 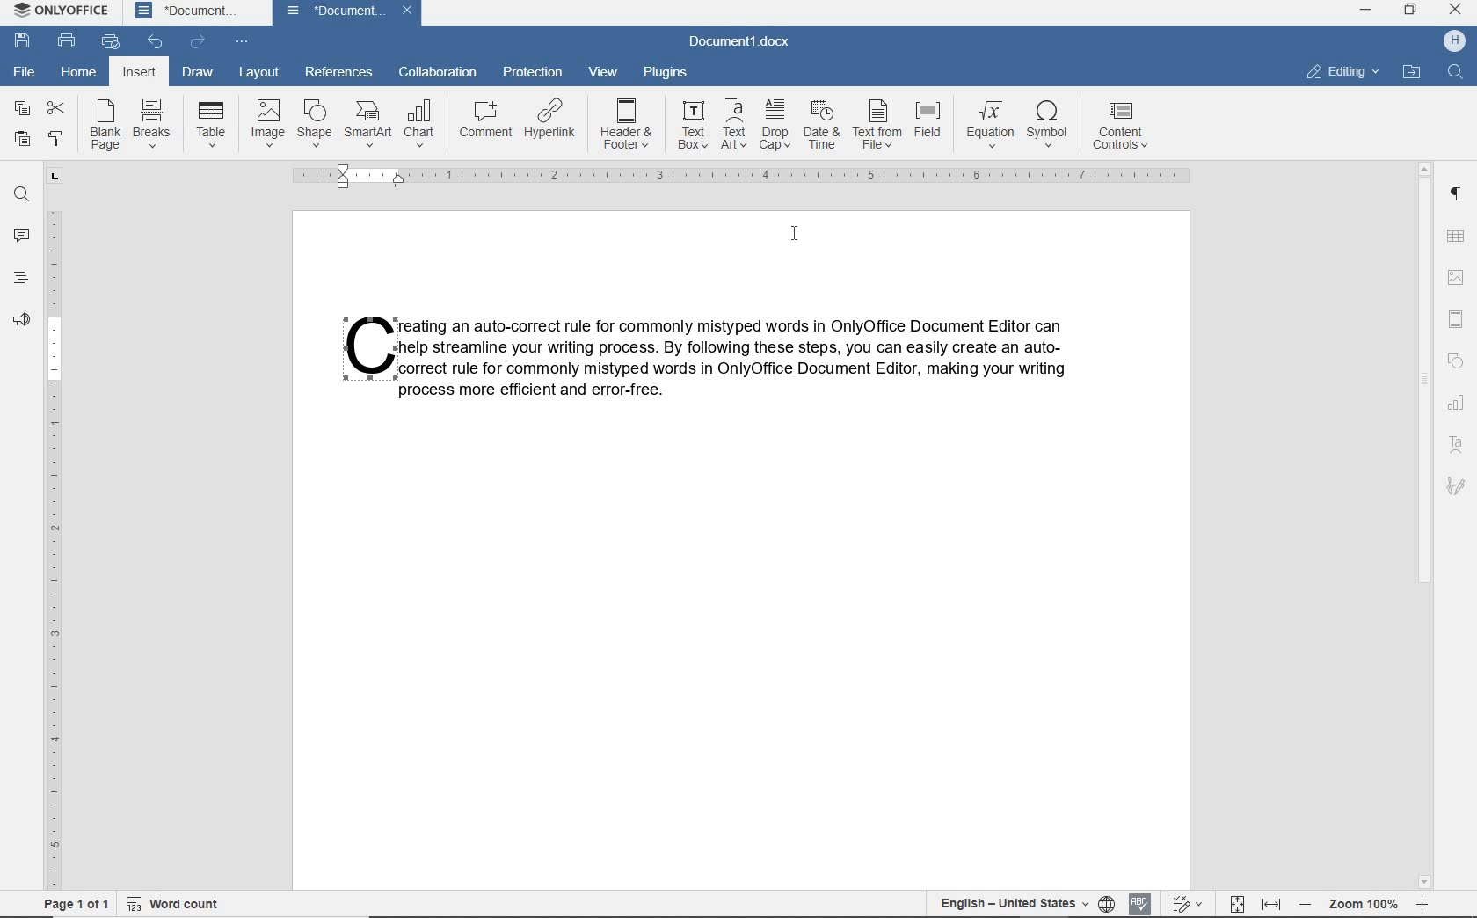 I want to click on text language, so click(x=1013, y=904).